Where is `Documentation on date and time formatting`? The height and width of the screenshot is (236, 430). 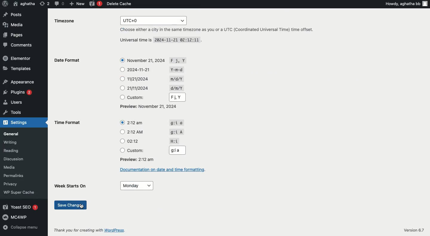 Documentation on date and time formatting is located at coordinates (163, 170).